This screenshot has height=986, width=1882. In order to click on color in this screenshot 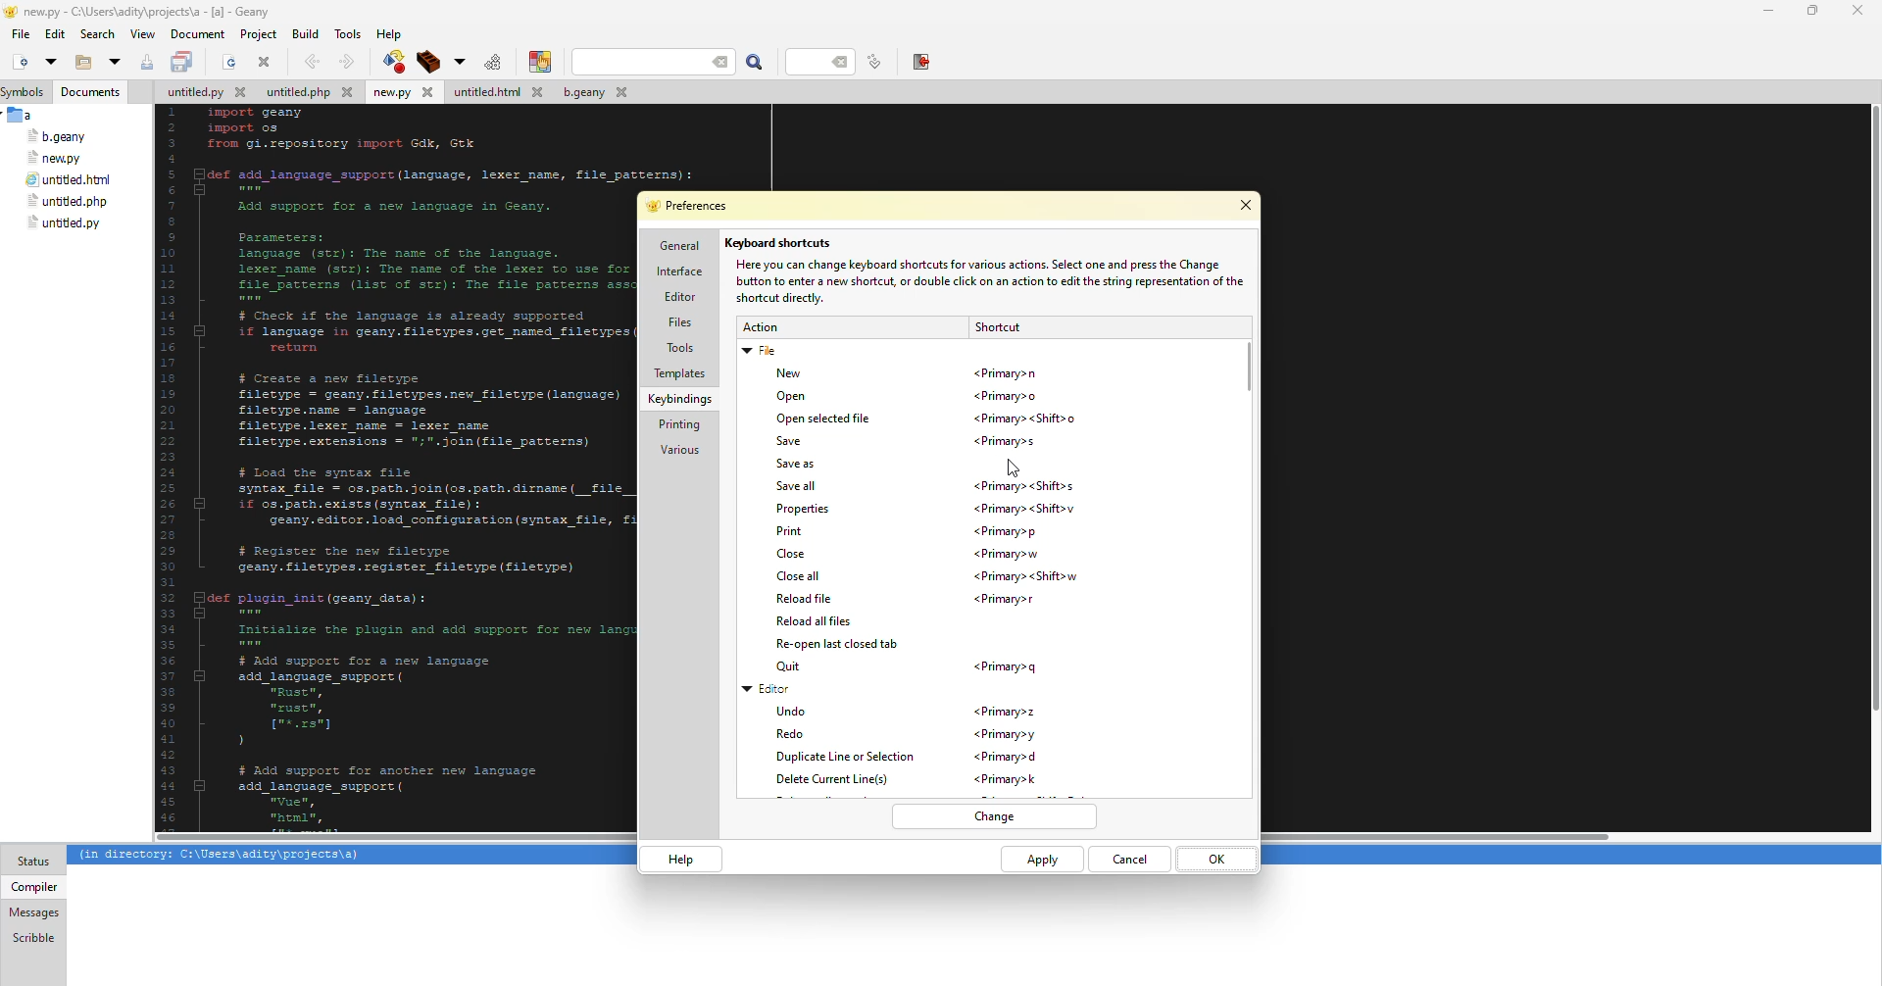, I will do `click(536, 62)`.